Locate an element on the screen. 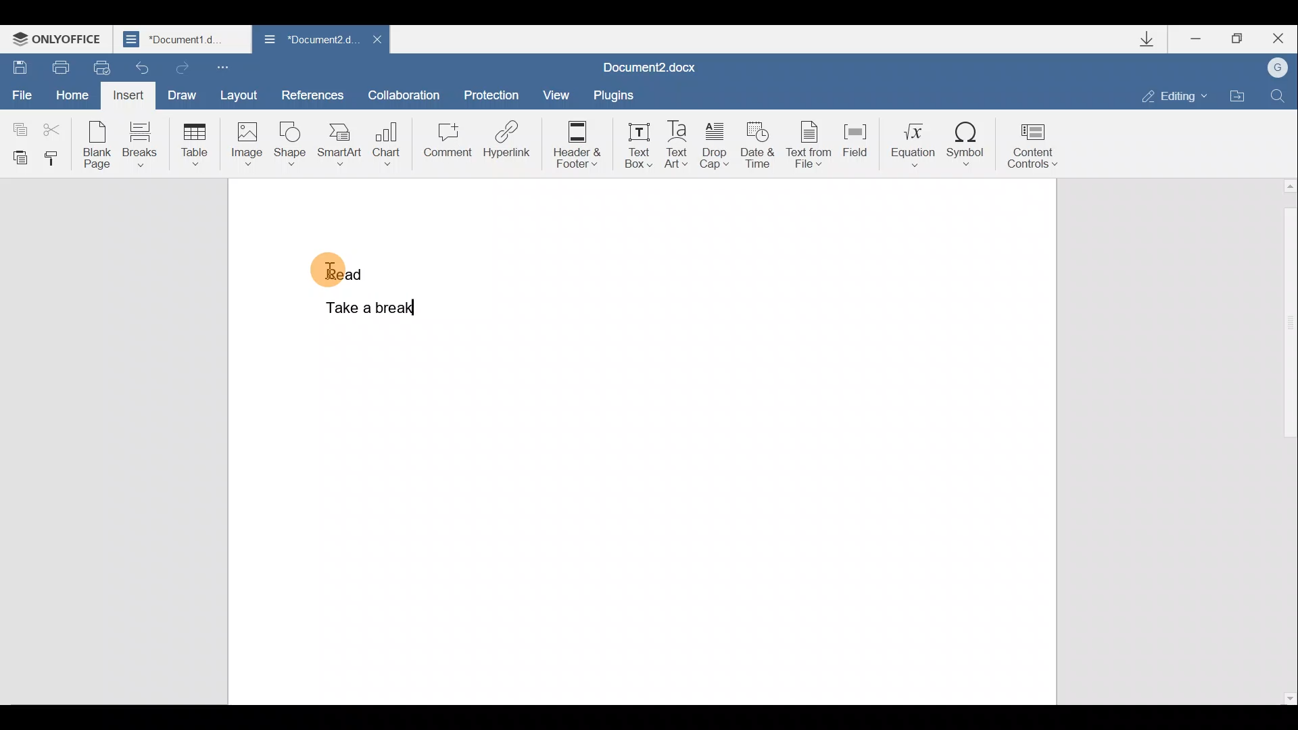 The width and height of the screenshot is (1298, 730). G is located at coordinates (1279, 67).